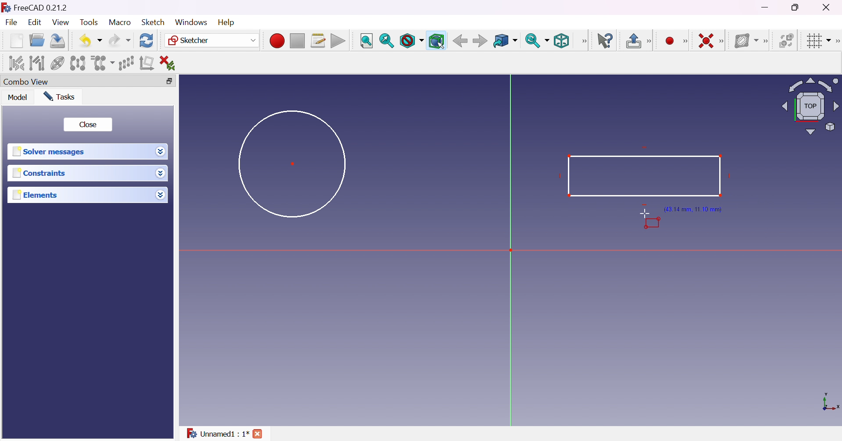 The image size is (842, 441). What do you see at coordinates (644, 176) in the screenshot?
I see `Rectangle` at bounding box center [644, 176].